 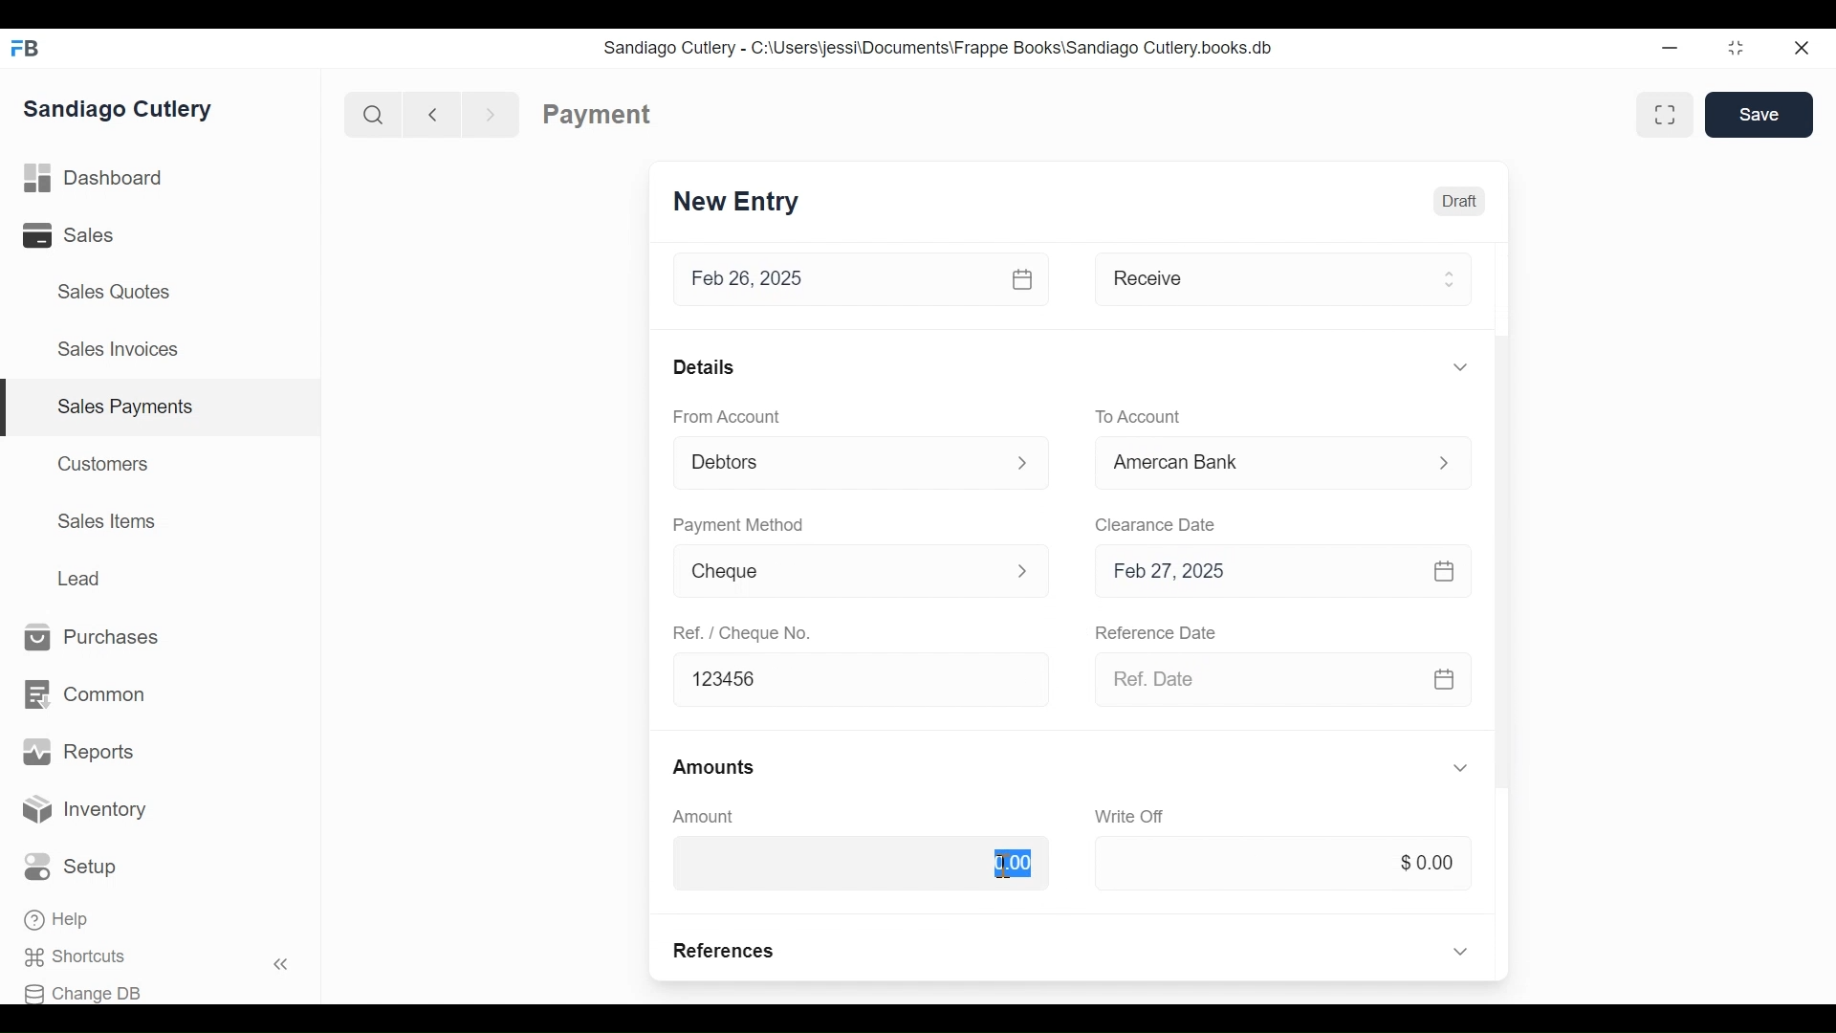 What do you see at coordinates (1156, 523) in the screenshot?
I see `Clearance Date` at bounding box center [1156, 523].